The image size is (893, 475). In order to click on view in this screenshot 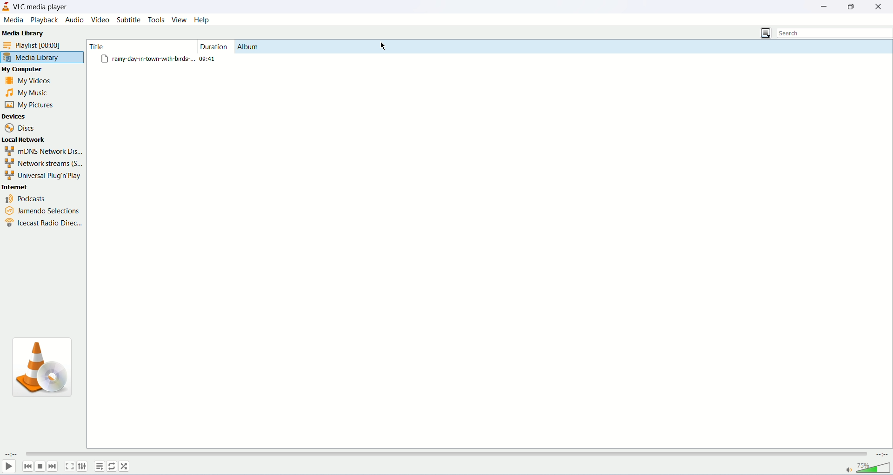, I will do `click(178, 19)`.